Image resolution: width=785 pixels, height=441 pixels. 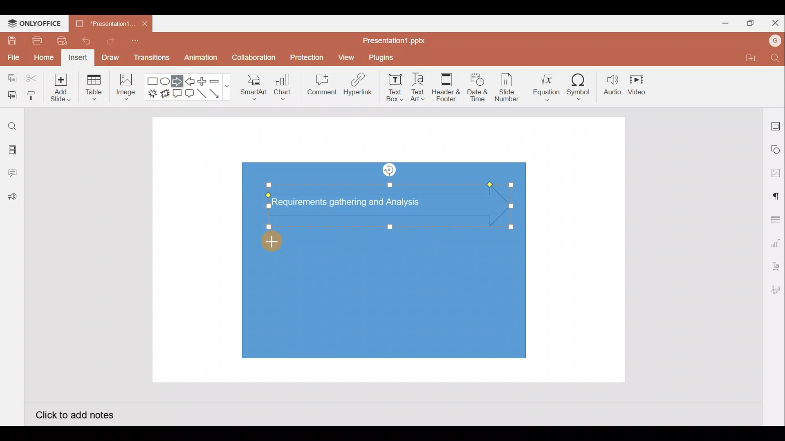 I want to click on Explosion 1, so click(x=153, y=93).